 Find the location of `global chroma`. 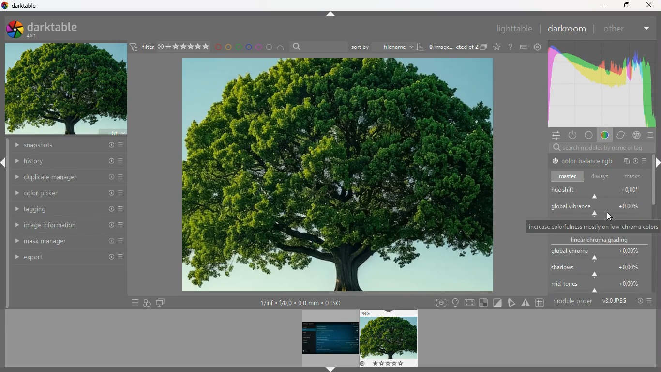

global chroma is located at coordinates (596, 254).